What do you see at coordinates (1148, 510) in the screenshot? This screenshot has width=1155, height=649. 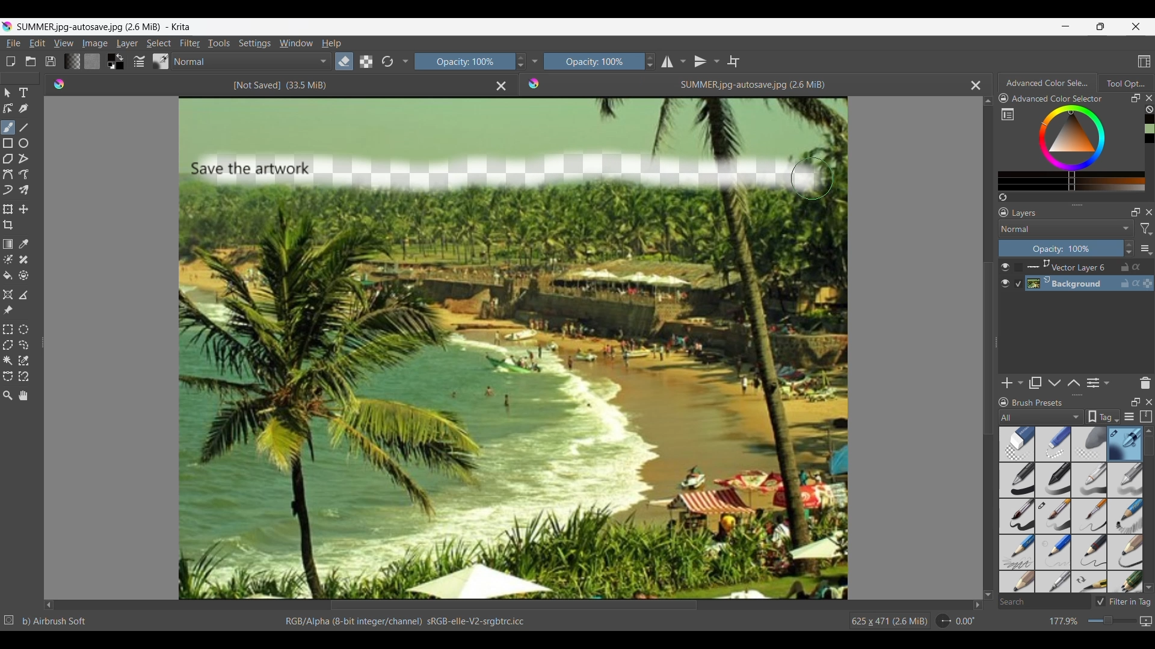 I see `Vertical slide bar for Brush presets panel` at bounding box center [1148, 510].